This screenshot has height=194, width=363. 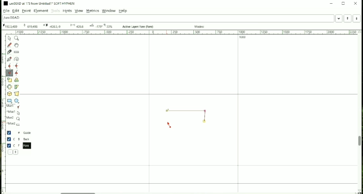 I want to click on 173 Oxad U+00AD "uni00AD" SOFT HYPHEN, so click(x=358, y=190).